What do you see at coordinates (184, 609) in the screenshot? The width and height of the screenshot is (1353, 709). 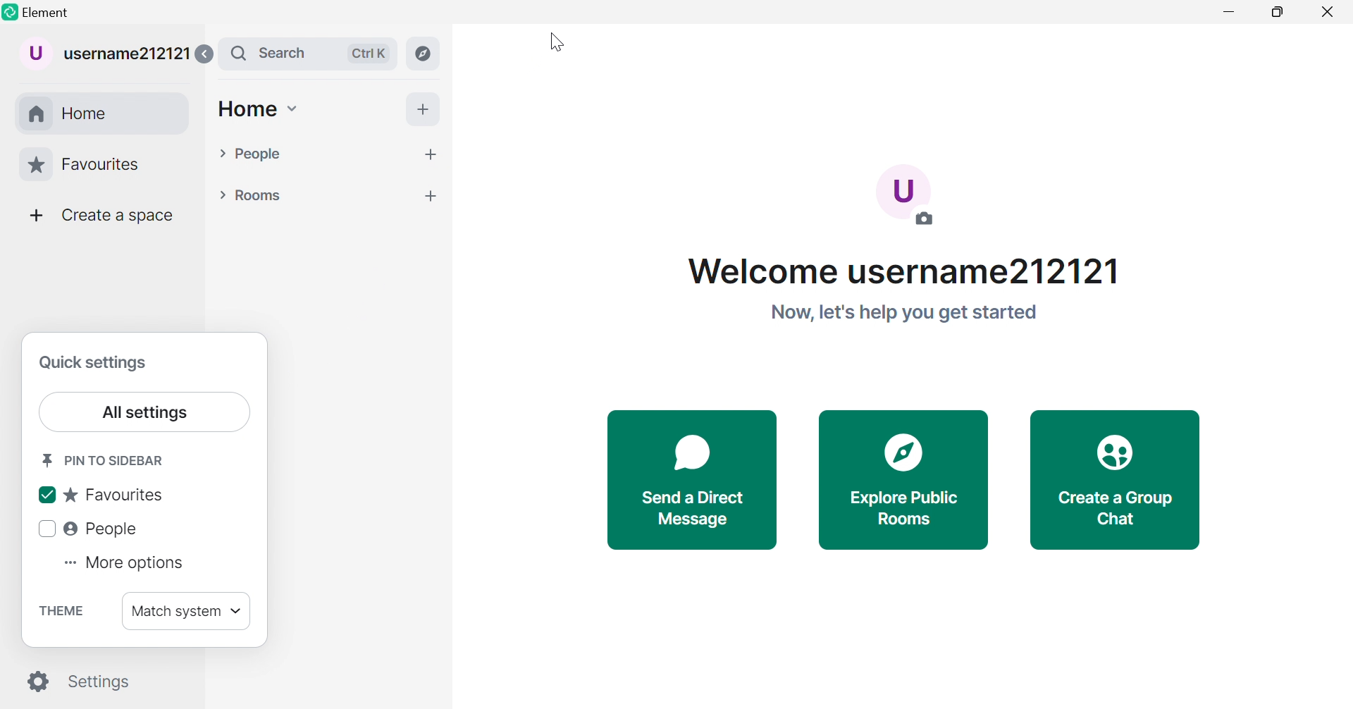 I see `Match system` at bounding box center [184, 609].